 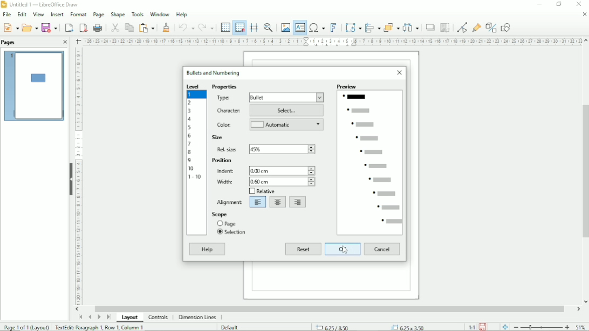 I want to click on Position, so click(x=222, y=161).